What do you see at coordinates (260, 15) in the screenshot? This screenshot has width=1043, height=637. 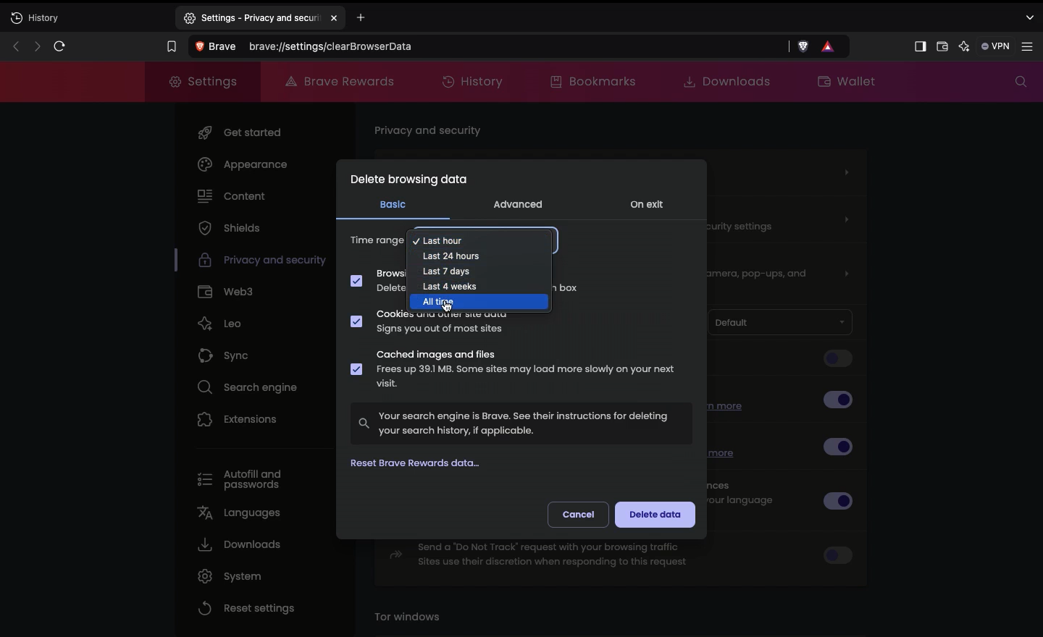 I see `settings-privacy and security` at bounding box center [260, 15].